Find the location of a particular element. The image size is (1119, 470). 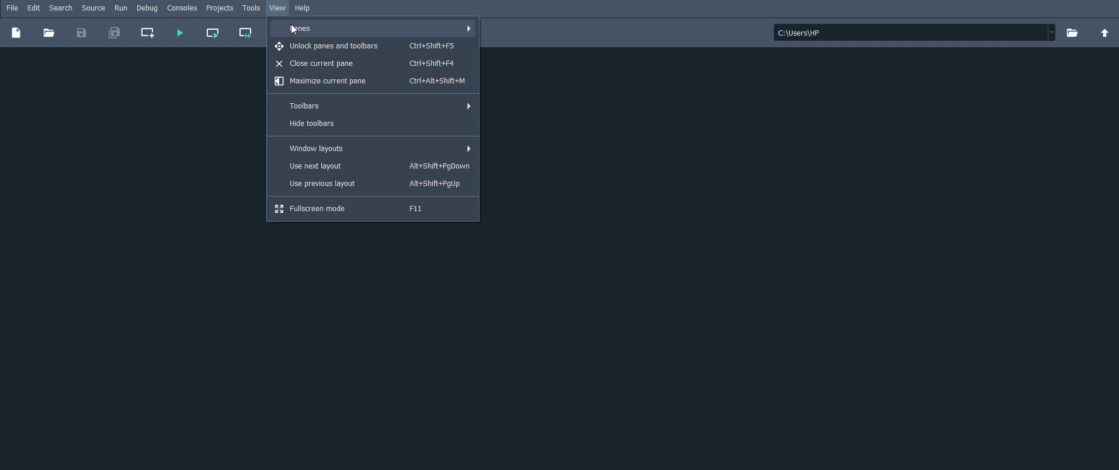

Search is located at coordinates (61, 8).